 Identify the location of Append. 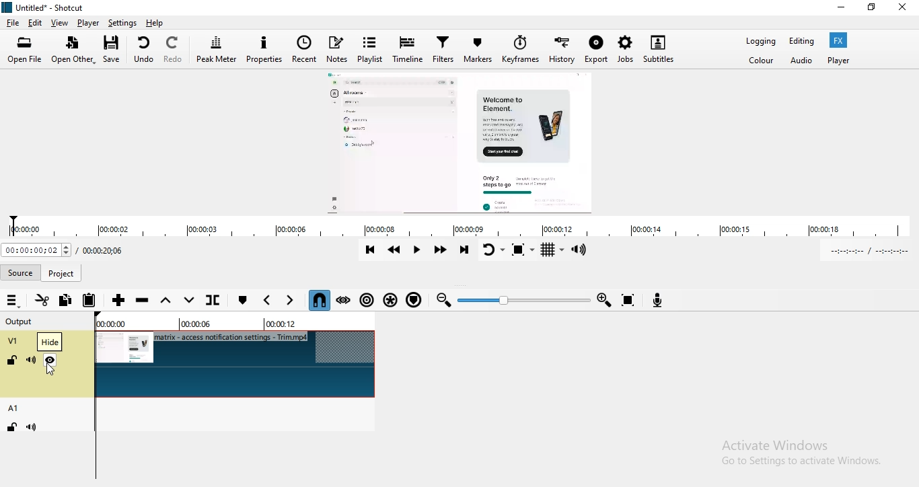
(119, 301).